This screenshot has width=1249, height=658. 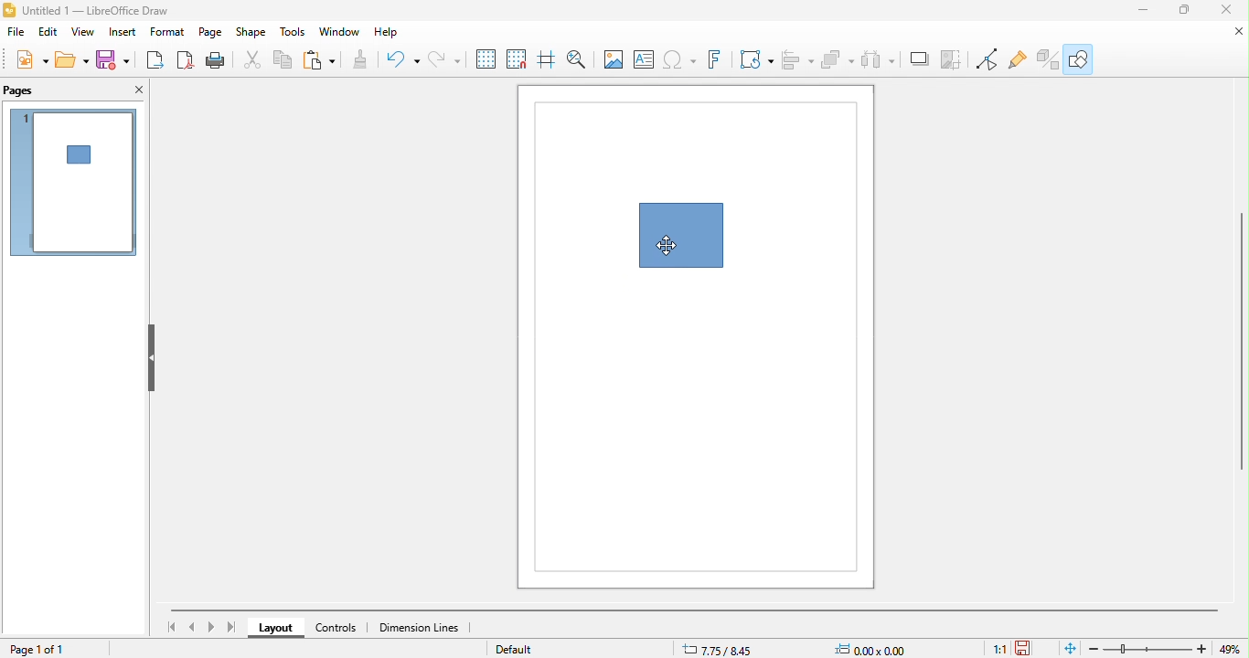 I want to click on maximize, so click(x=1186, y=10).